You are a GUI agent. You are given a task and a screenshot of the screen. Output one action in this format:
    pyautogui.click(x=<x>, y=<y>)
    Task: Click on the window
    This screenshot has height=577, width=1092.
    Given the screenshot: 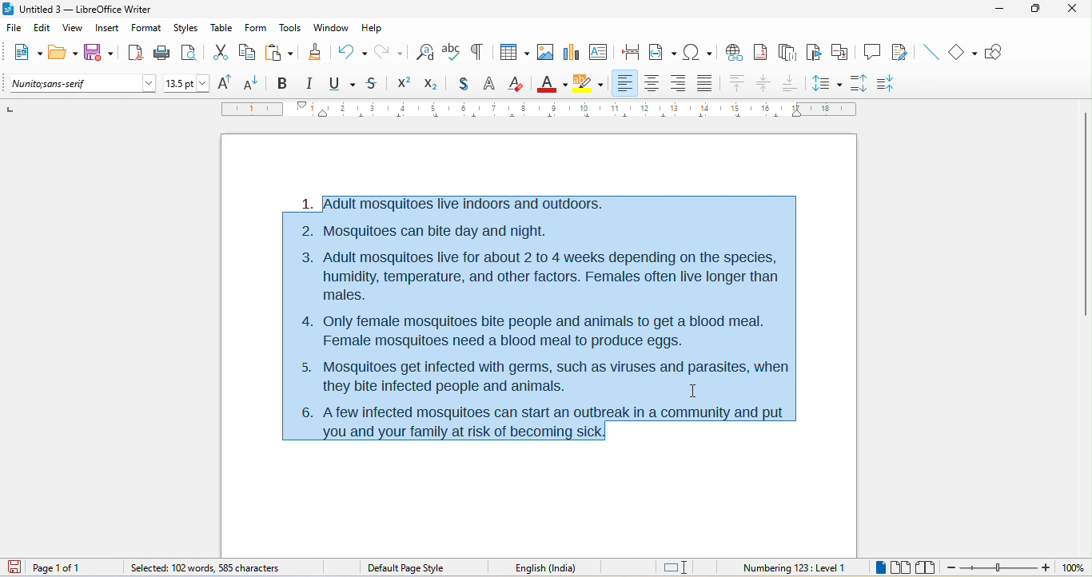 What is the action you would take?
    pyautogui.click(x=330, y=30)
    